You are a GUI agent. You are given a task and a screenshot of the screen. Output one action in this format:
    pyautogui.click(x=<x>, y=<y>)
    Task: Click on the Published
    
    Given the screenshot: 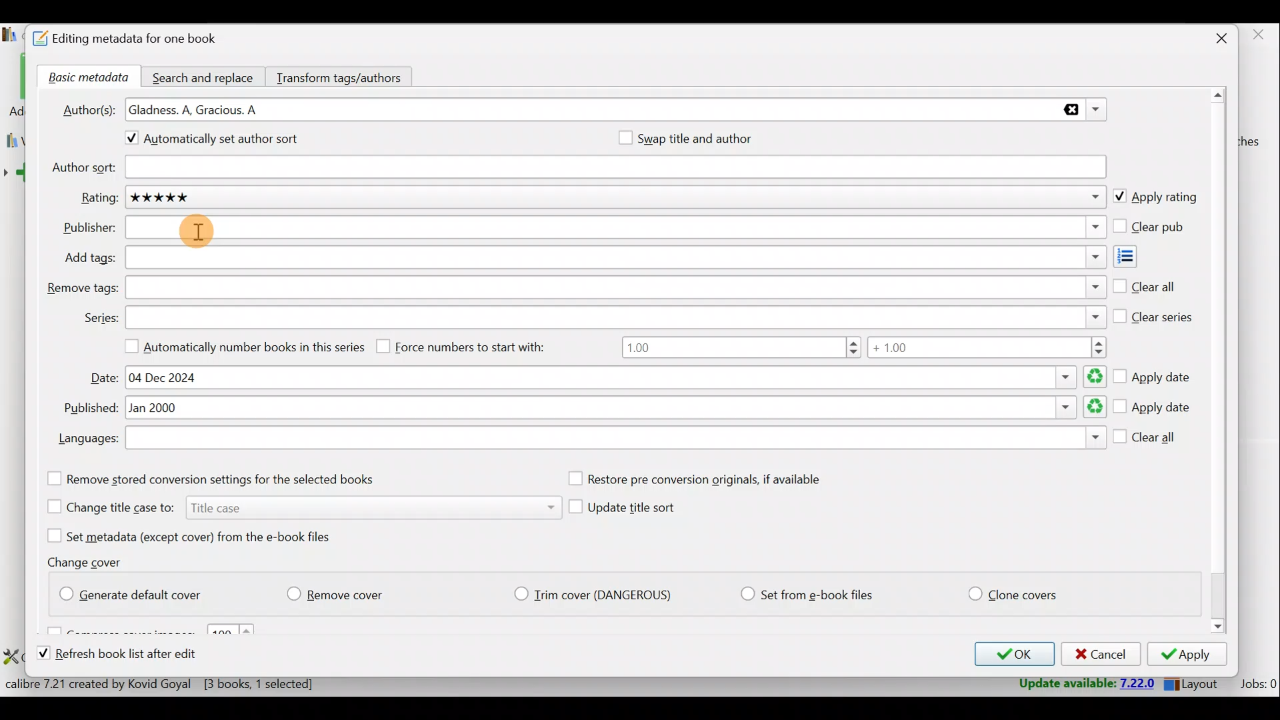 What is the action you would take?
    pyautogui.click(x=617, y=409)
    